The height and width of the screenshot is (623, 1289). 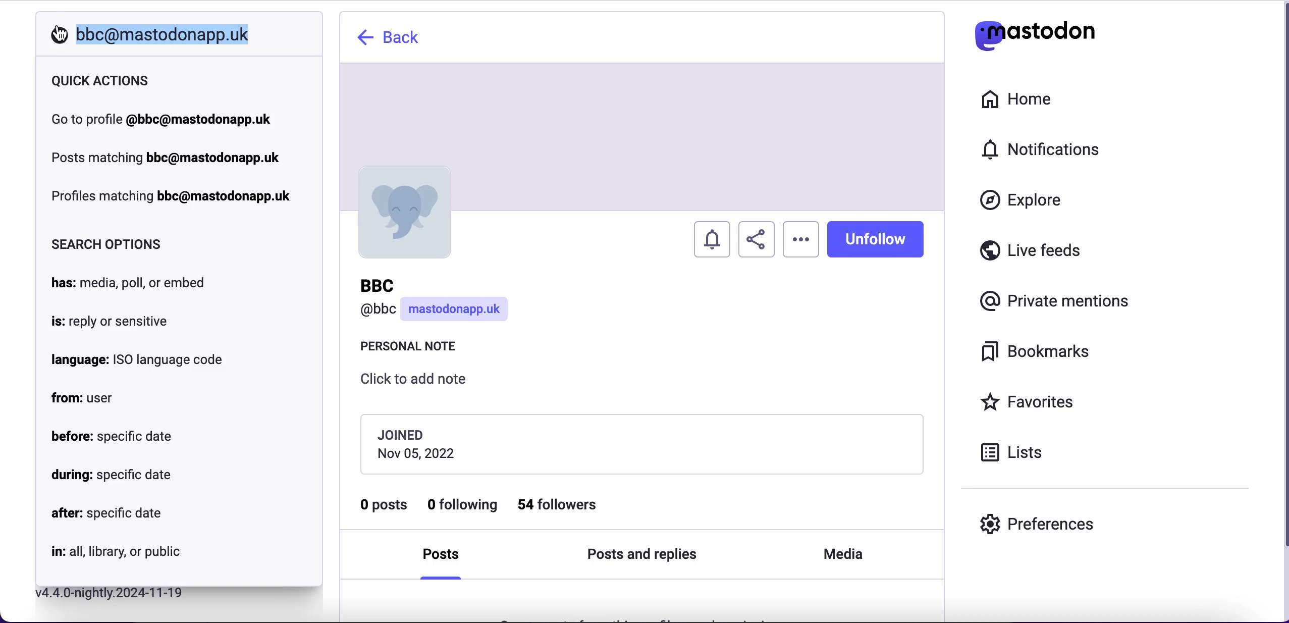 I want to click on during: specific date, so click(x=111, y=476).